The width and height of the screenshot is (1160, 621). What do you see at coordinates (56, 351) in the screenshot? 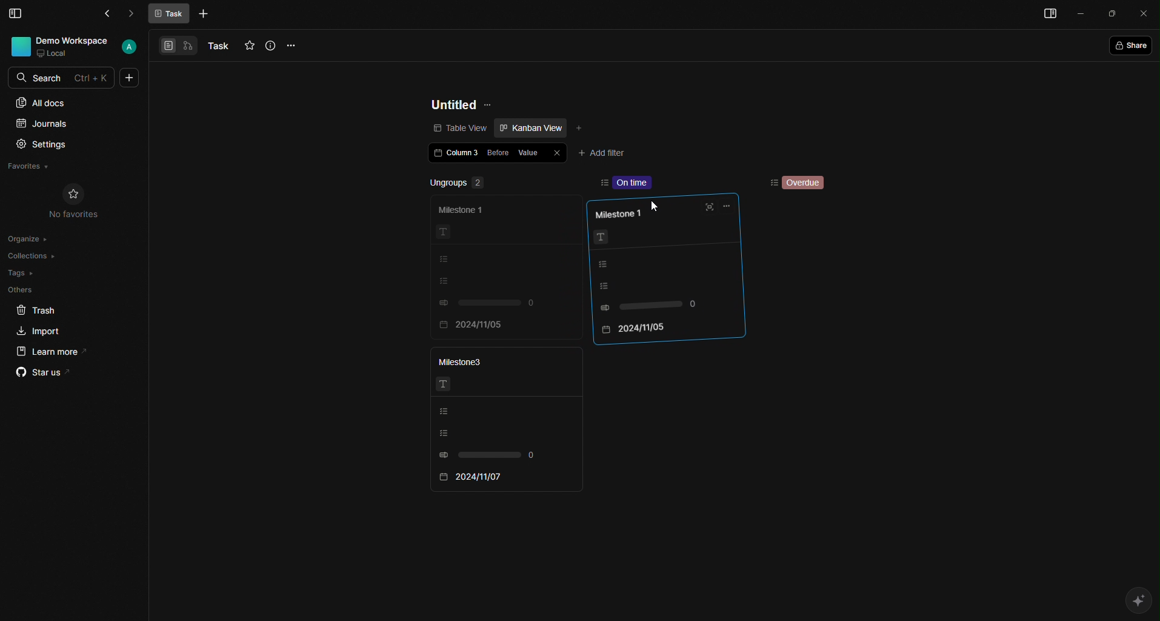
I see `Learn more` at bounding box center [56, 351].